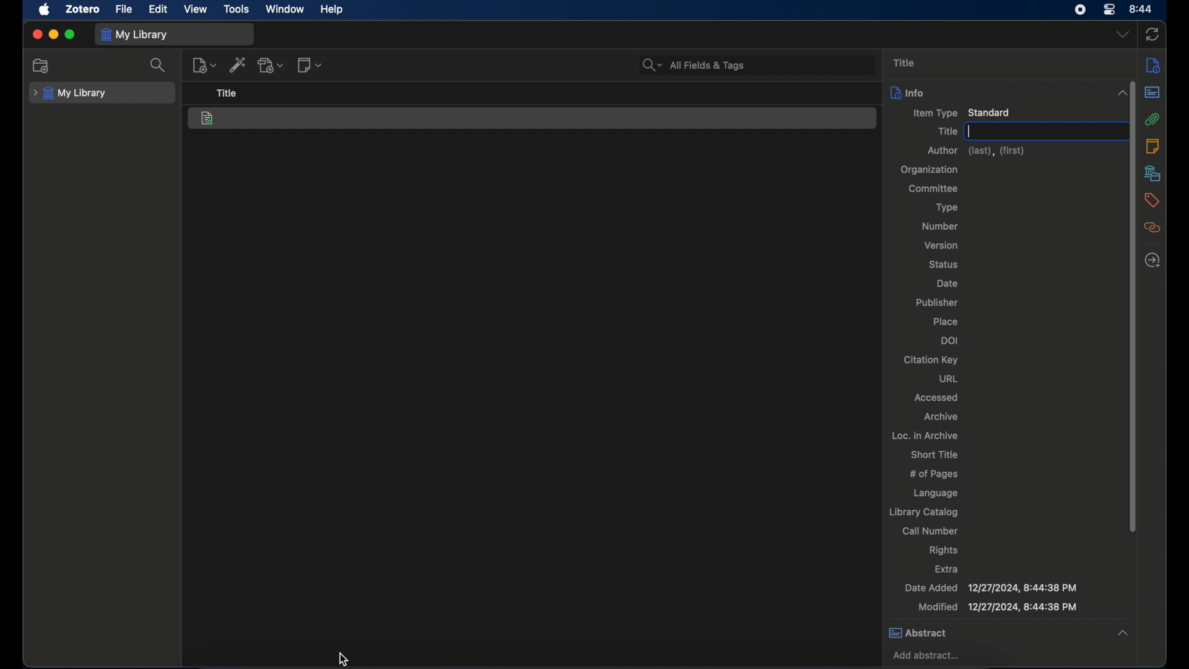 This screenshot has width=1189, height=669. I want to click on status, so click(943, 265).